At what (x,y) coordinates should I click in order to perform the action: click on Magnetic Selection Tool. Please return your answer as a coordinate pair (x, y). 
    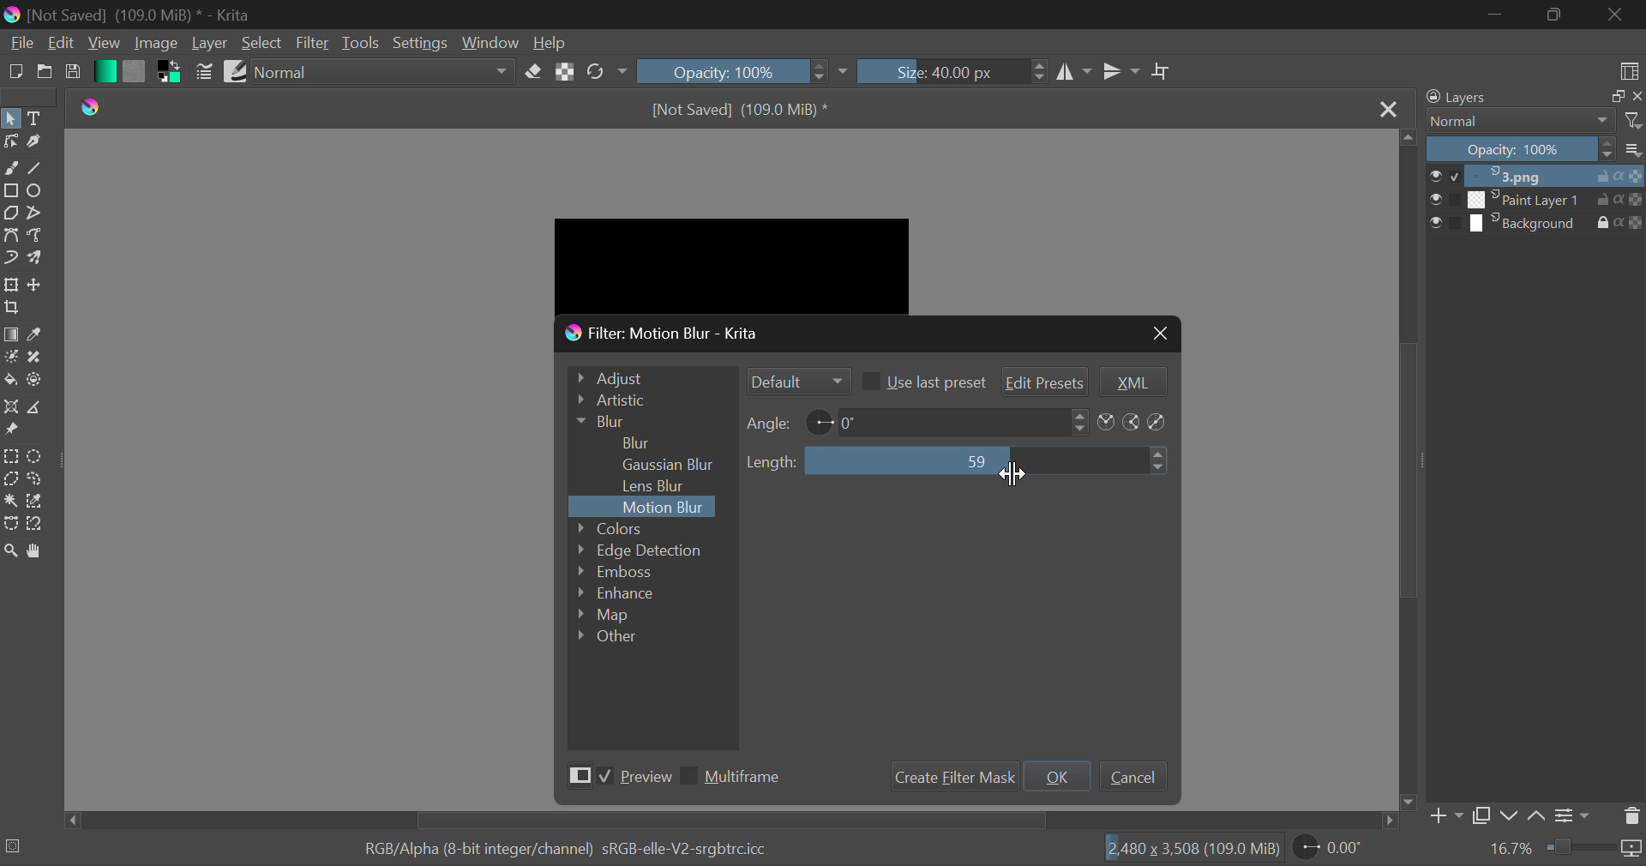
    Looking at the image, I should click on (36, 527).